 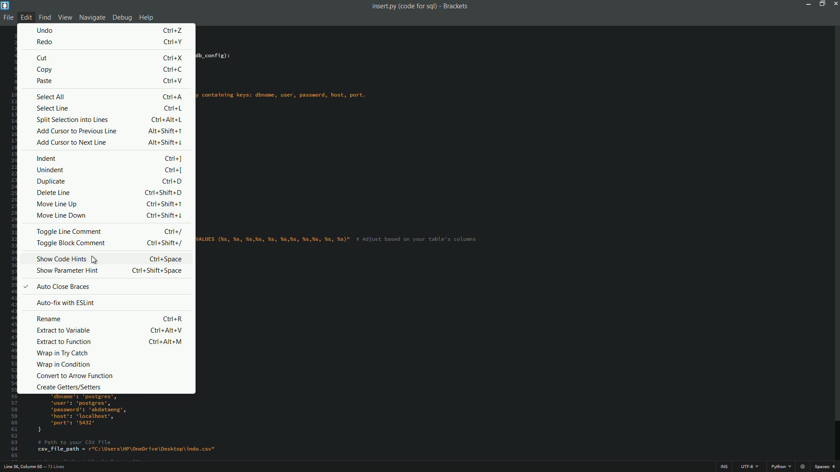 What do you see at coordinates (174, 30) in the screenshot?
I see `keyboard shortcut` at bounding box center [174, 30].